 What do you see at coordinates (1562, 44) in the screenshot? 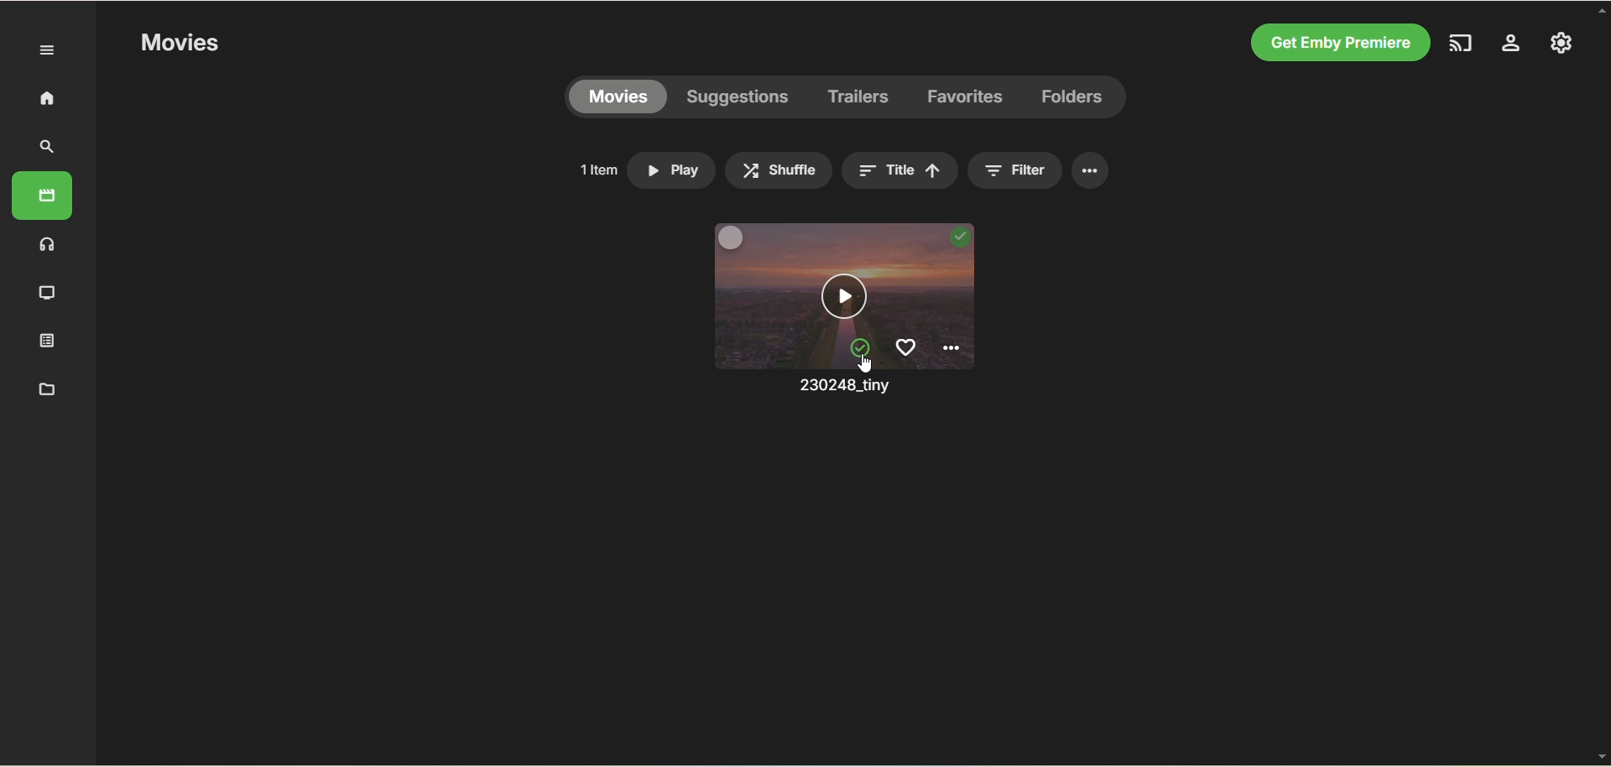
I see `settings` at bounding box center [1562, 44].